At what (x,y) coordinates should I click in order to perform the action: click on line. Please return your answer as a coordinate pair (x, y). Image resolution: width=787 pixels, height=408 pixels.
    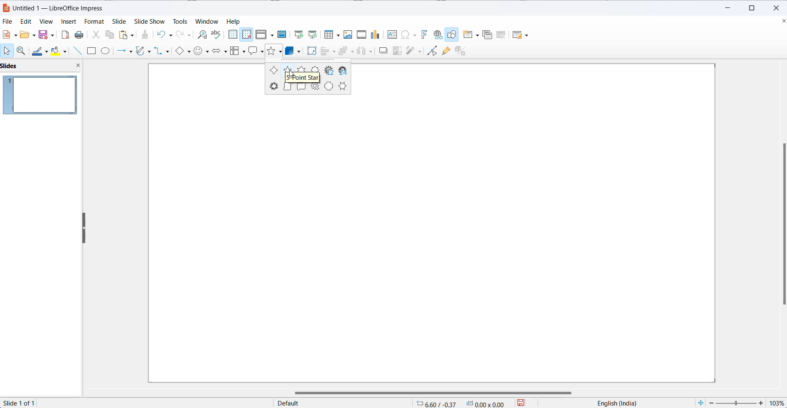
    Looking at the image, I should click on (79, 51).